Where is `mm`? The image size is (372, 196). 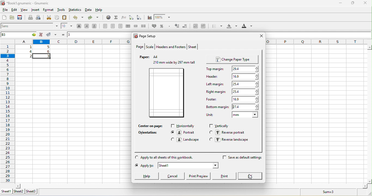
mm is located at coordinates (245, 115).